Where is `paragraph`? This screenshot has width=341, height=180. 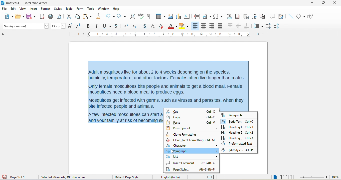
paragraph is located at coordinates (233, 115).